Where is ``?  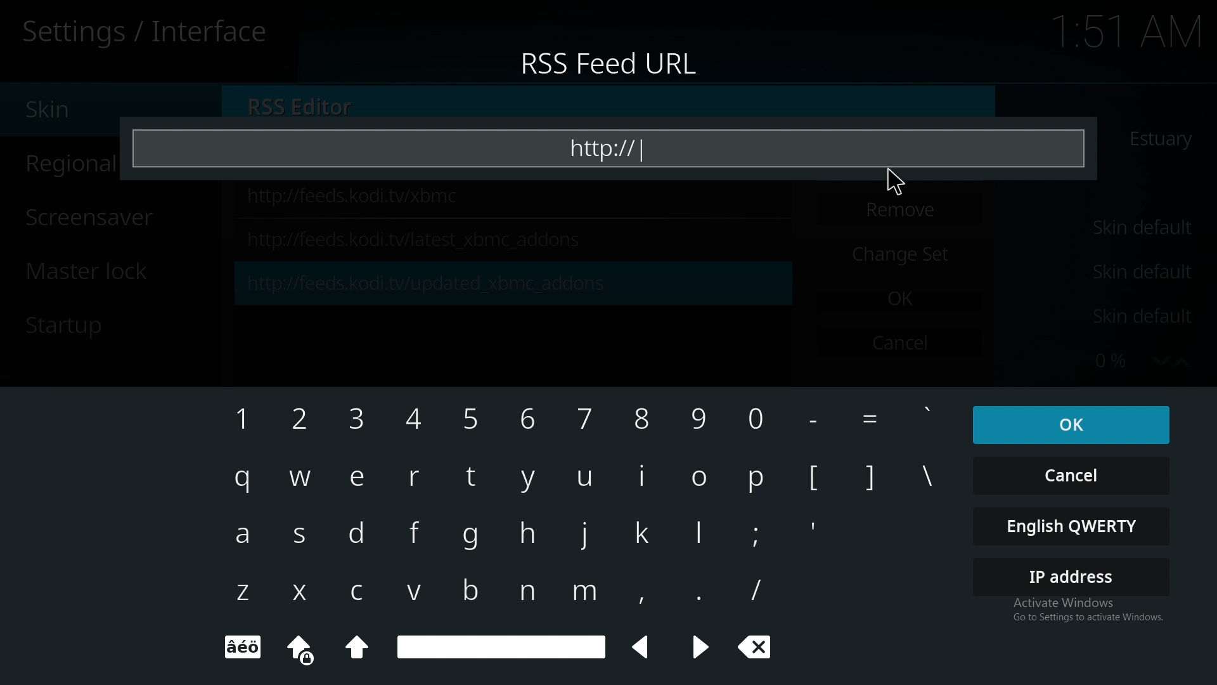
 is located at coordinates (877, 420).